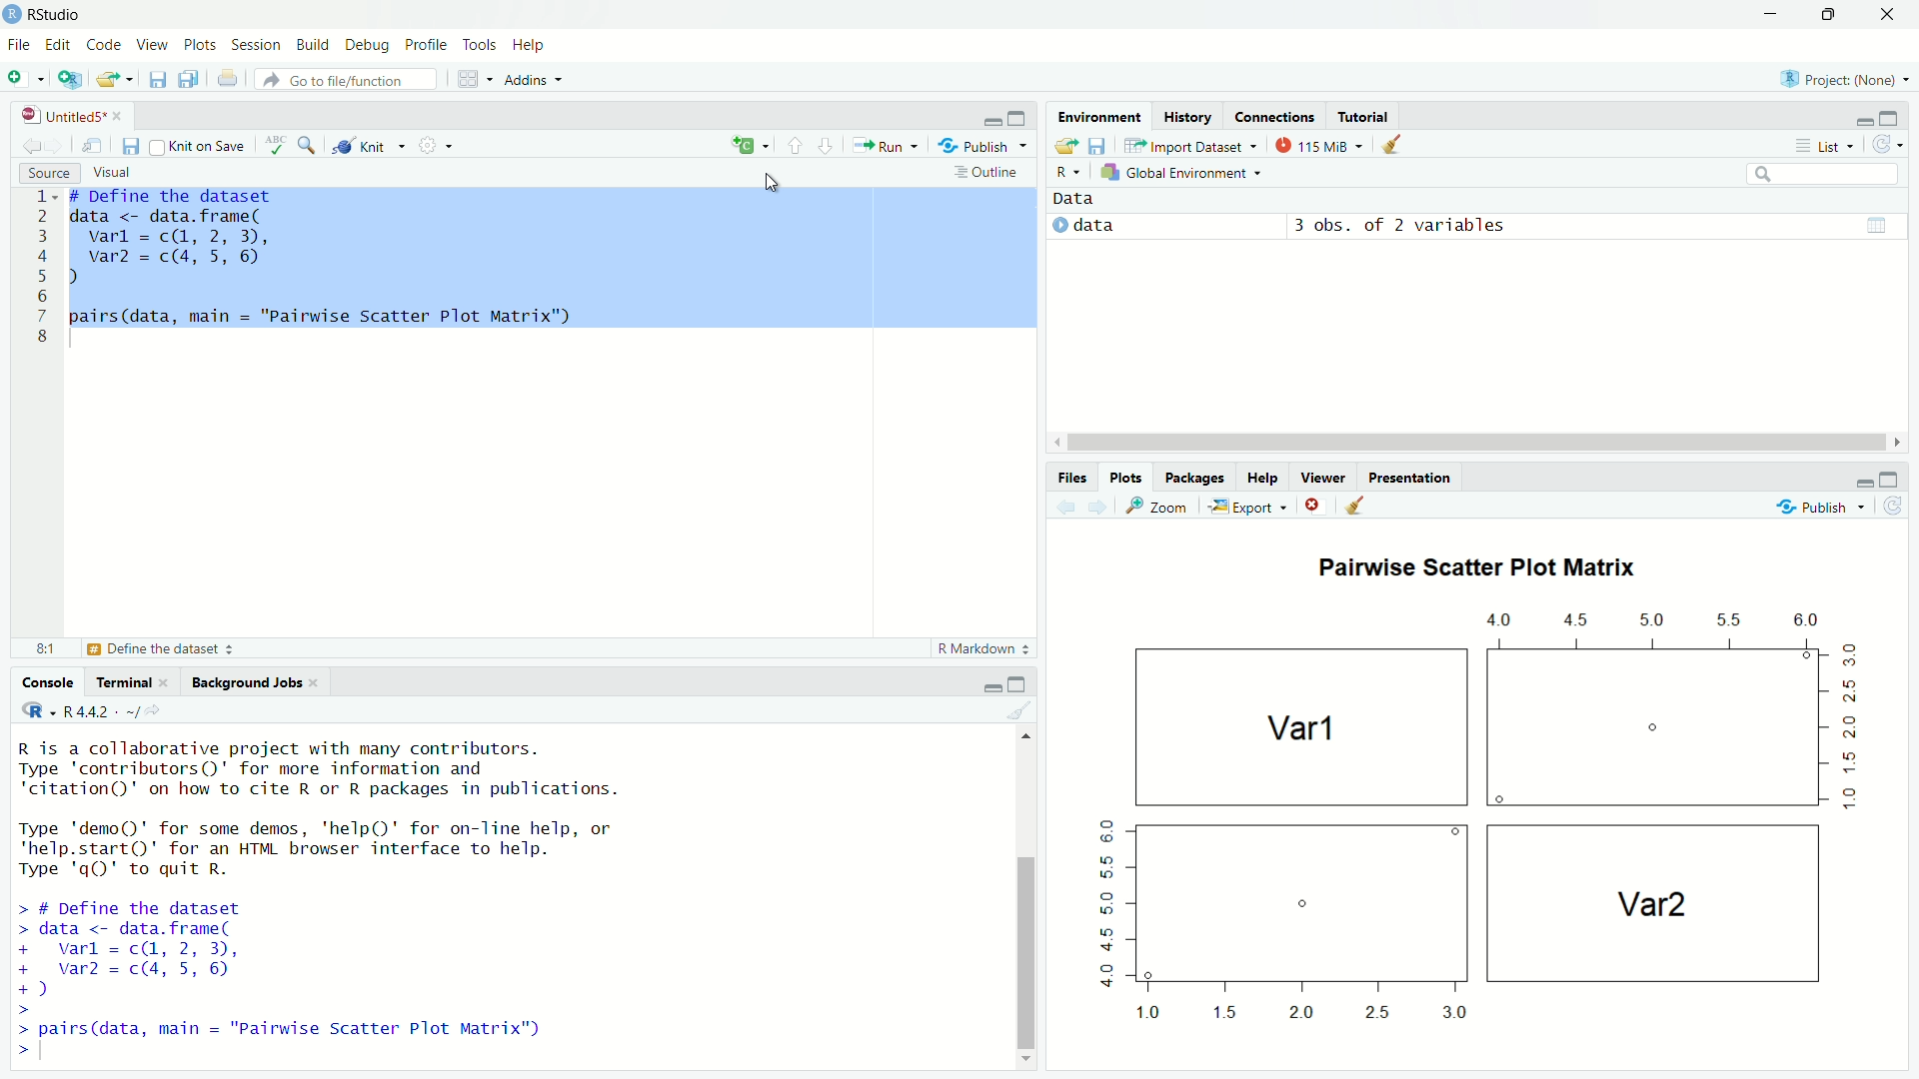 The height and width of the screenshot is (1079, 1919). What do you see at coordinates (748, 146) in the screenshot?
I see `C` at bounding box center [748, 146].